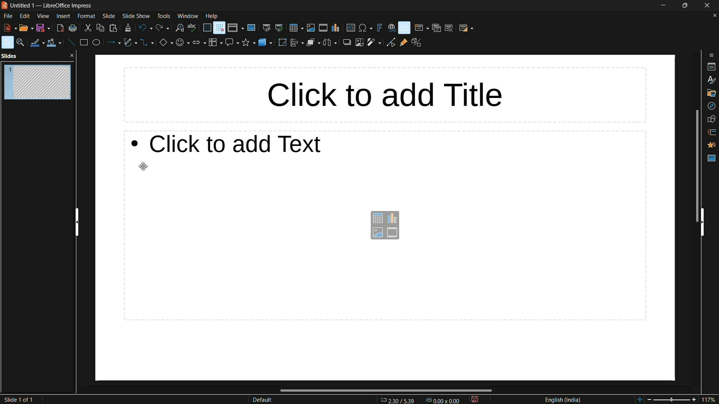 This screenshot has height=404, width=719. I want to click on file name, so click(25, 4).